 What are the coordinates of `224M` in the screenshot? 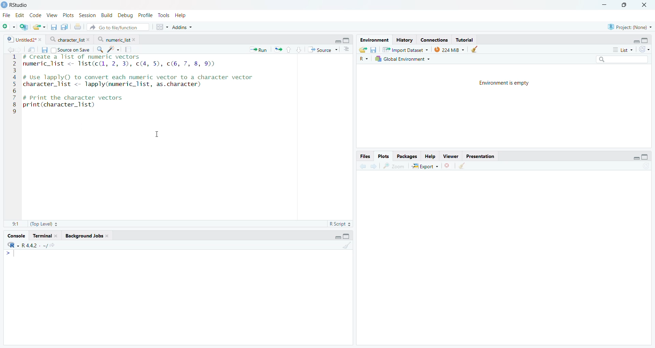 It's located at (449, 50).